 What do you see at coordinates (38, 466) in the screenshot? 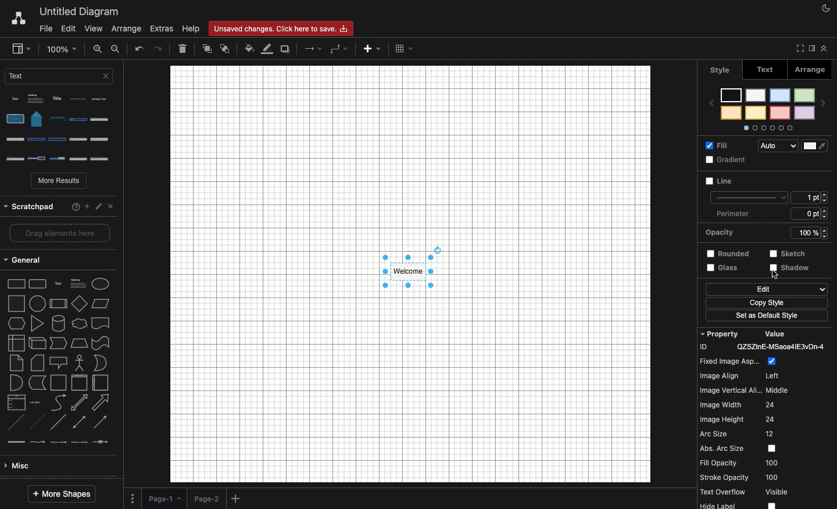
I see `Entity relation` at bounding box center [38, 466].